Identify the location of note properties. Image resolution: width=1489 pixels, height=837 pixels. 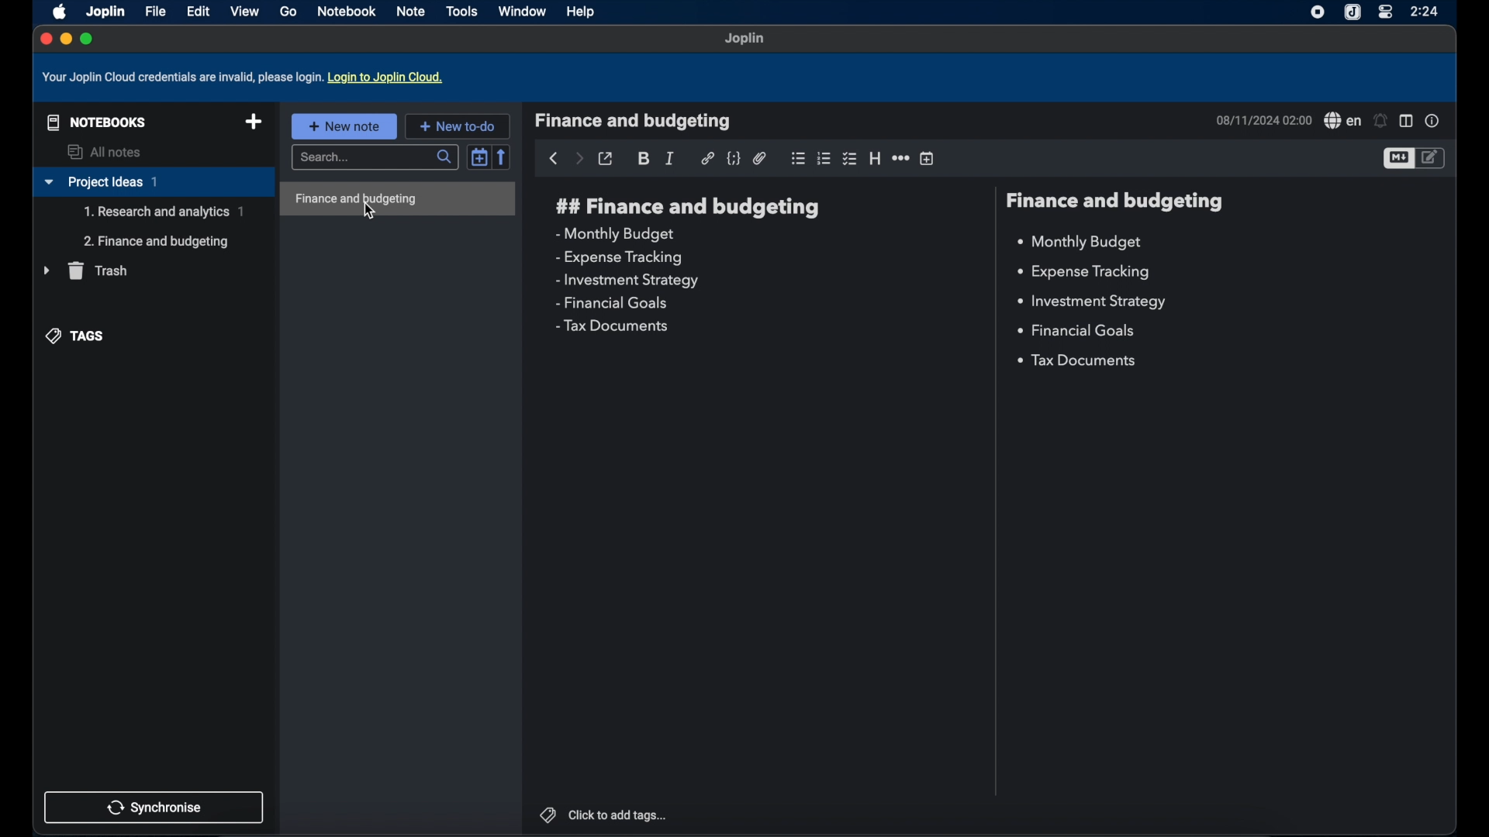
(1432, 121).